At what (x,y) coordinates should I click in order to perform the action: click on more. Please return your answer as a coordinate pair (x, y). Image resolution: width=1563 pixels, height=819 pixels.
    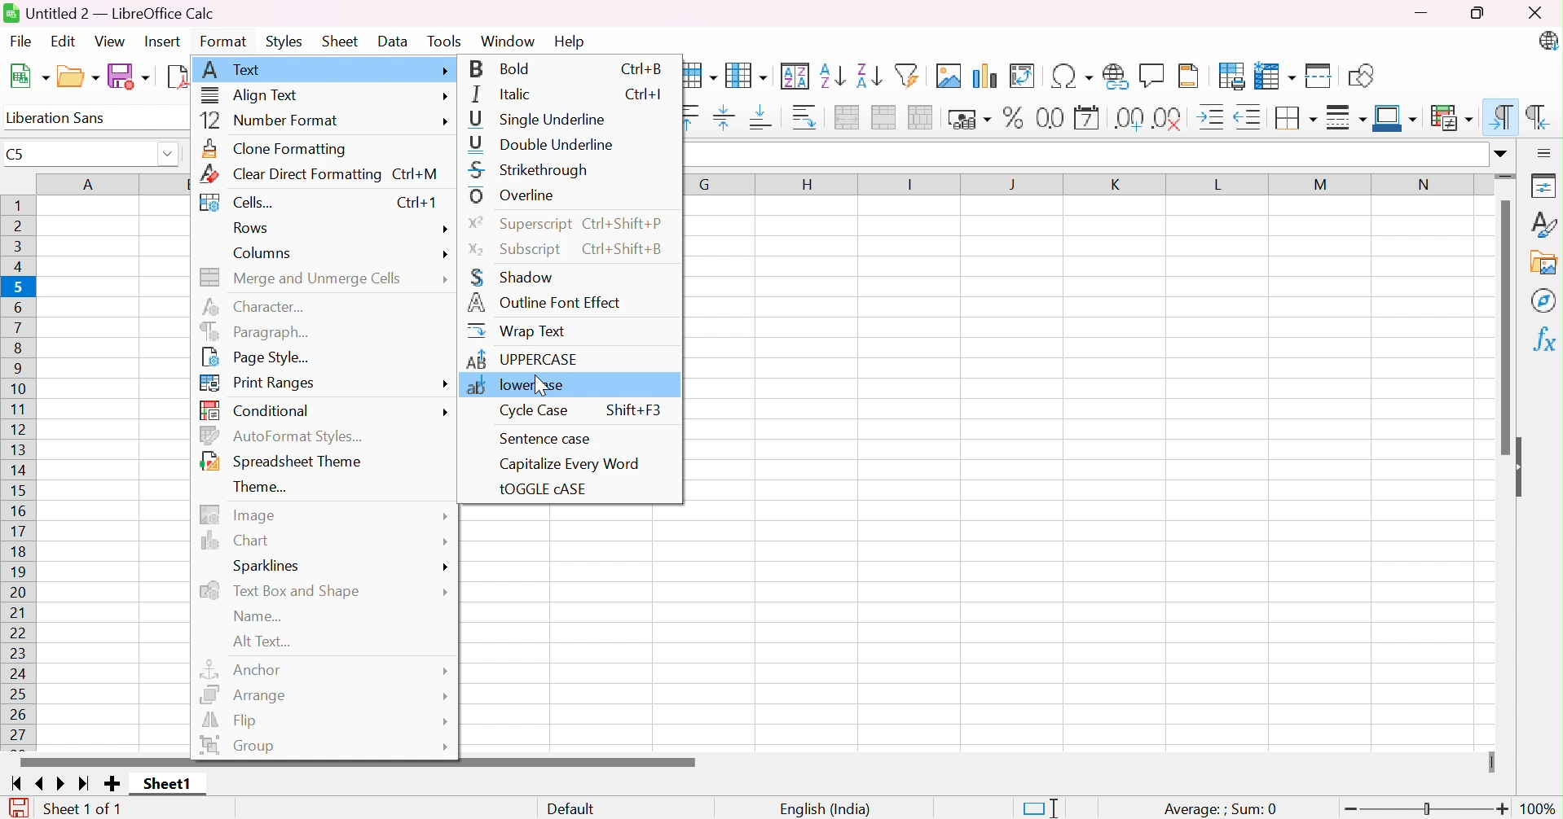
    Looking at the image, I should click on (445, 256).